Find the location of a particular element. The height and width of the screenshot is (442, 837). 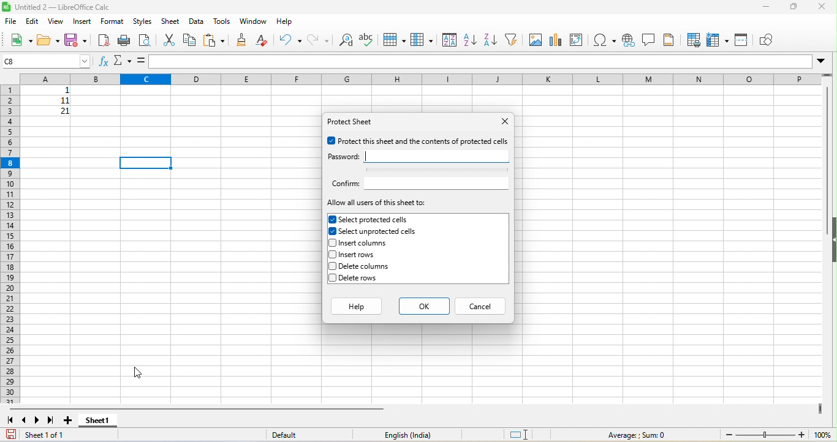

help is located at coordinates (357, 306).